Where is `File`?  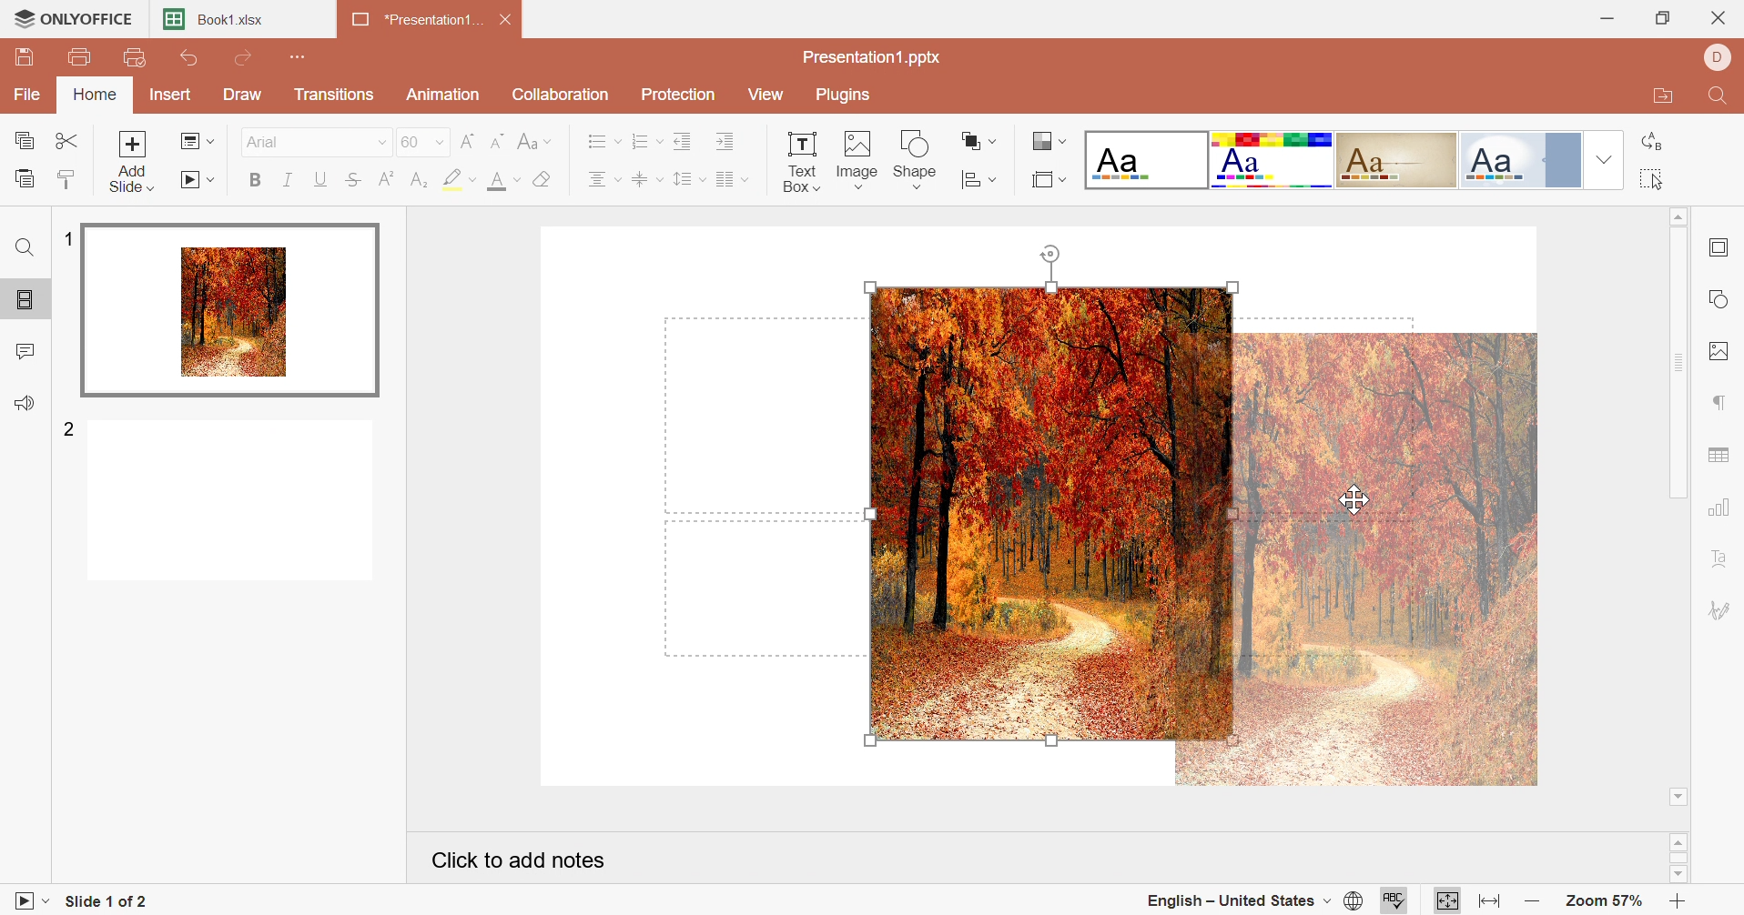 File is located at coordinates (28, 95).